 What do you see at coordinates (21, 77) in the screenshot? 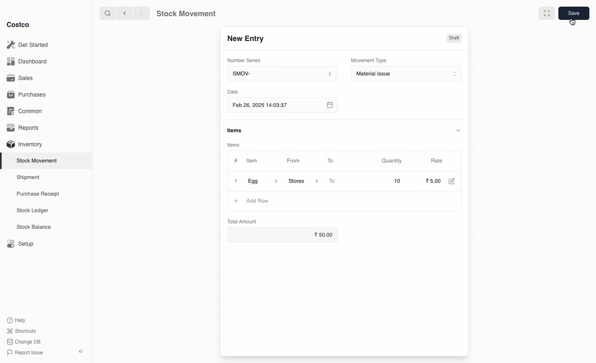
I see `Sales` at bounding box center [21, 77].